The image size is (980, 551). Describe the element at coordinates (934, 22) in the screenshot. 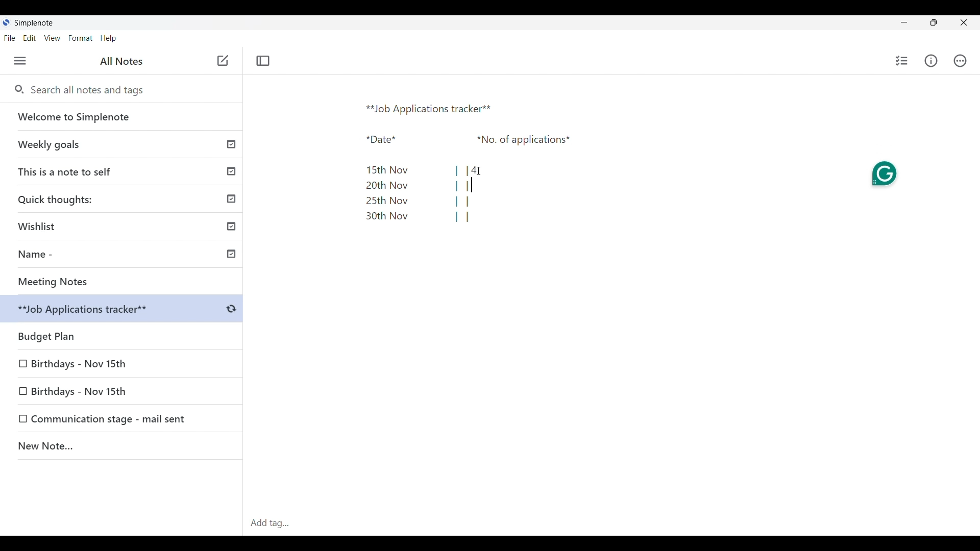

I see `Maximize` at that location.